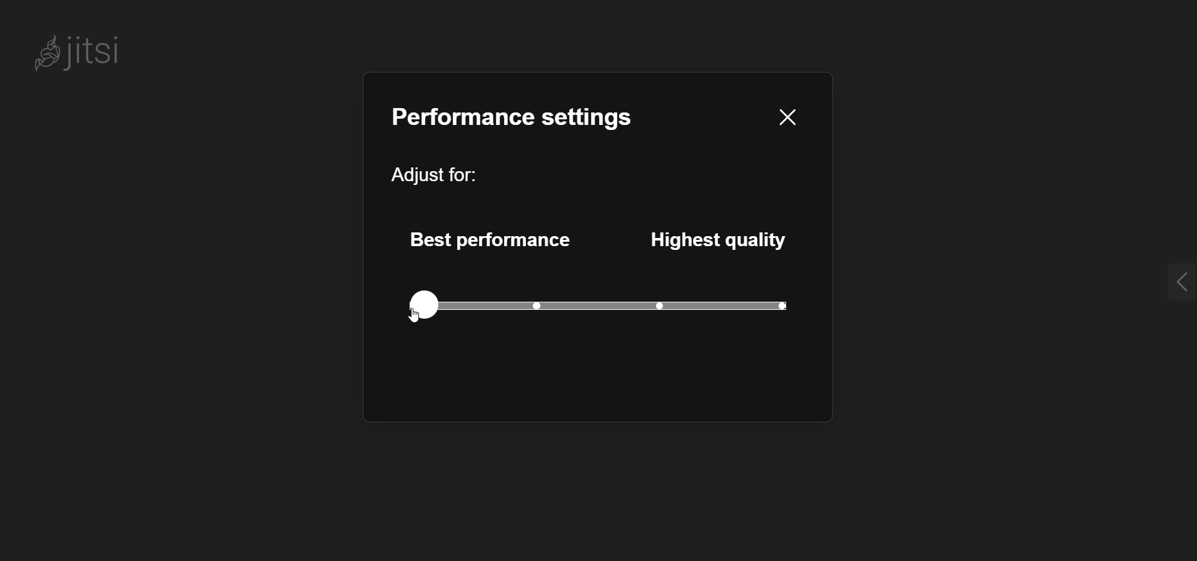  Describe the element at coordinates (785, 116) in the screenshot. I see `close pane` at that location.